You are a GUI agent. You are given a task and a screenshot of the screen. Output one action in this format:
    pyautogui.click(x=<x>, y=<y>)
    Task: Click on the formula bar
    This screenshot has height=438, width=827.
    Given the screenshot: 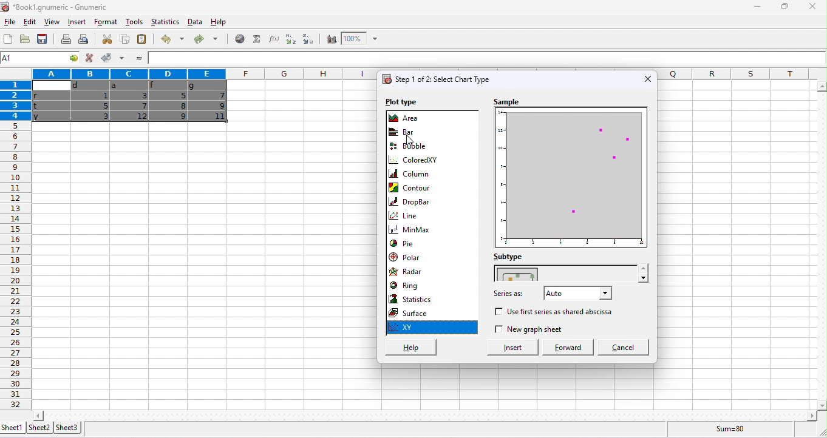 What is the action you would take?
    pyautogui.click(x=488, y=58)
    